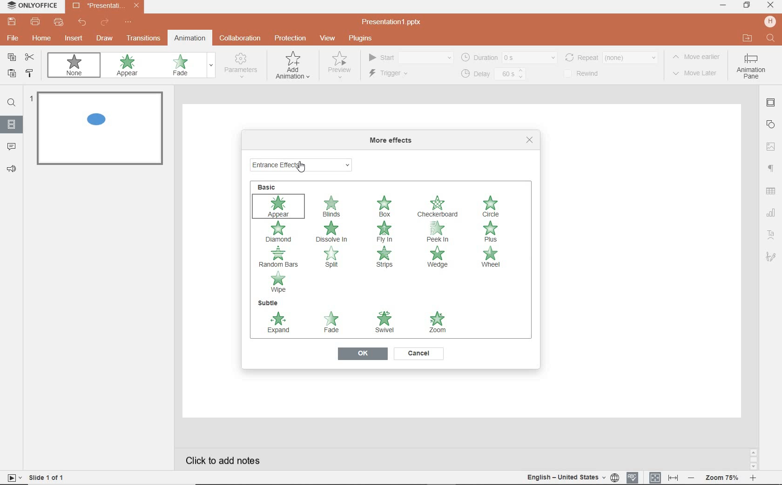  Describe the element at coordinates (401, 74) in the screenshot. I see `trigger` at that location.